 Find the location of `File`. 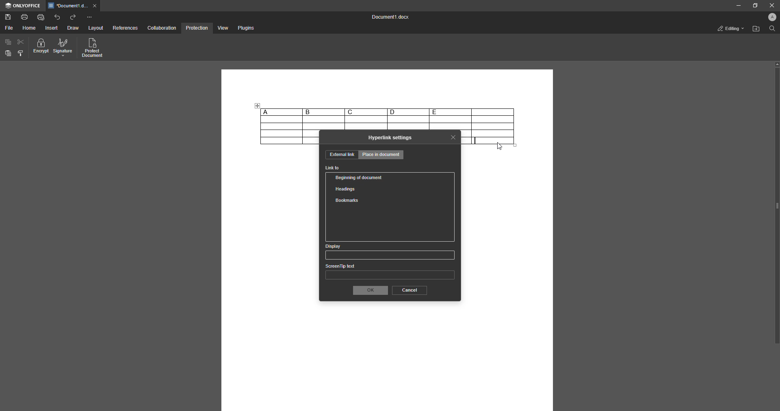

File is located at coordinates (9, 28).